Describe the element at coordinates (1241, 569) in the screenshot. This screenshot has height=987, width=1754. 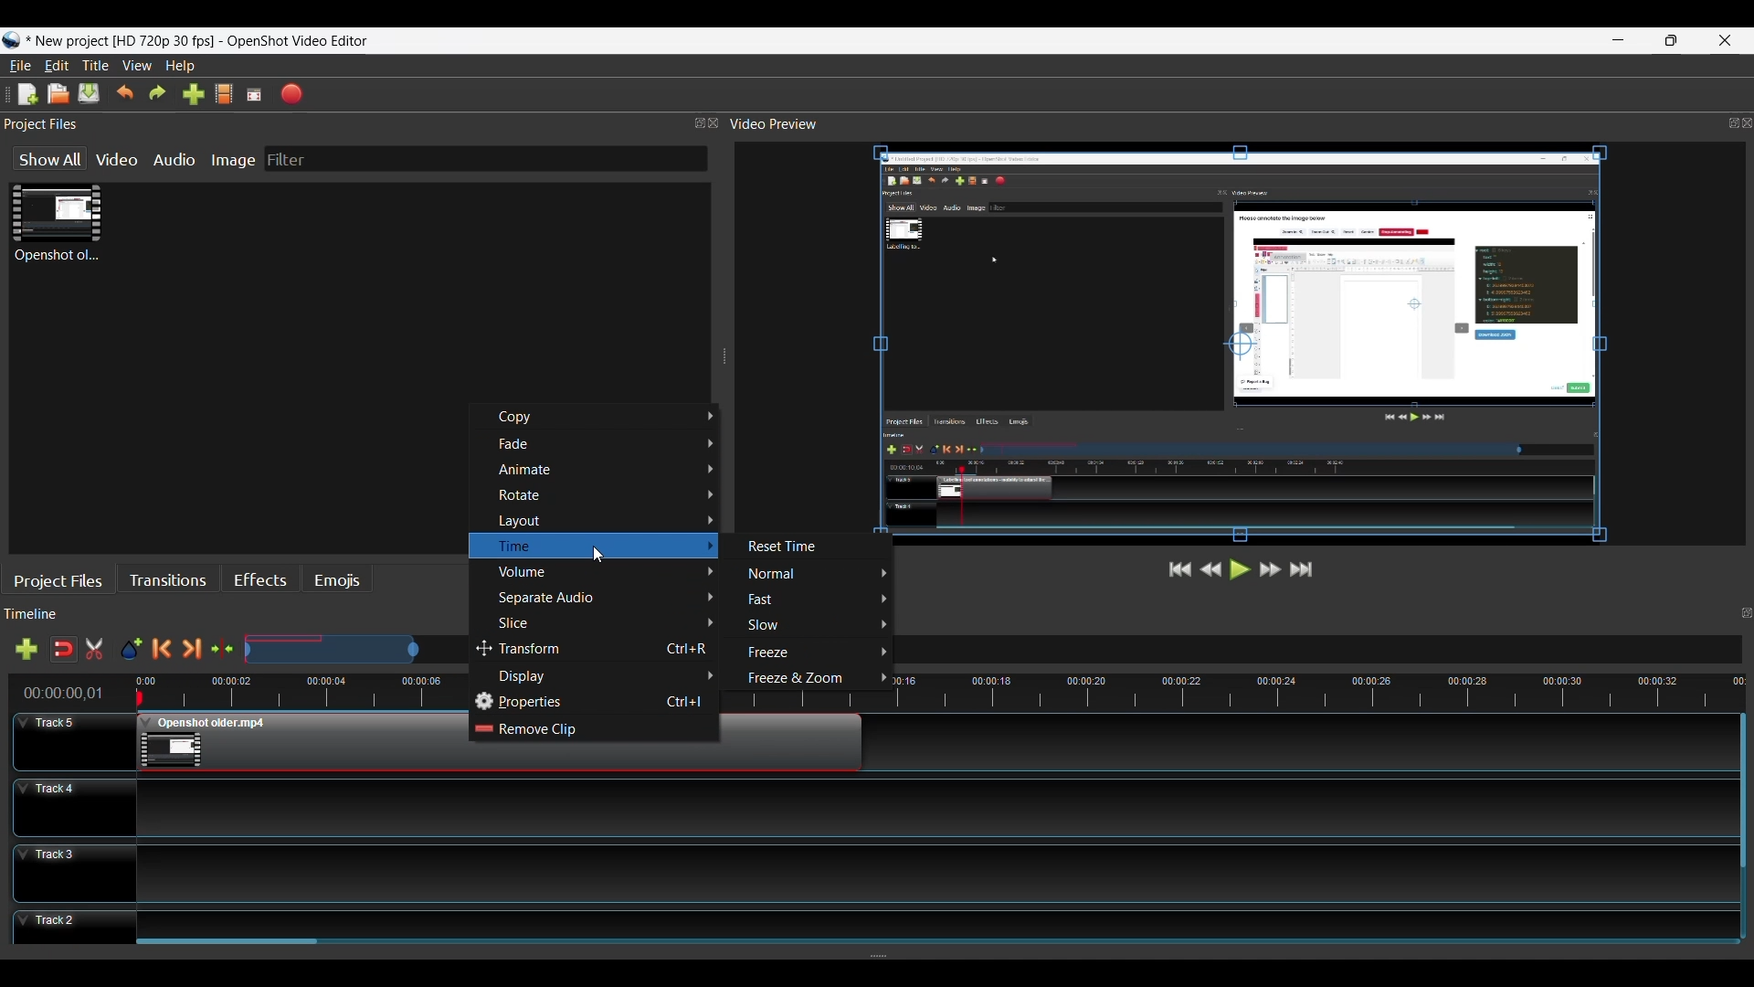
I see `Play` at that location.